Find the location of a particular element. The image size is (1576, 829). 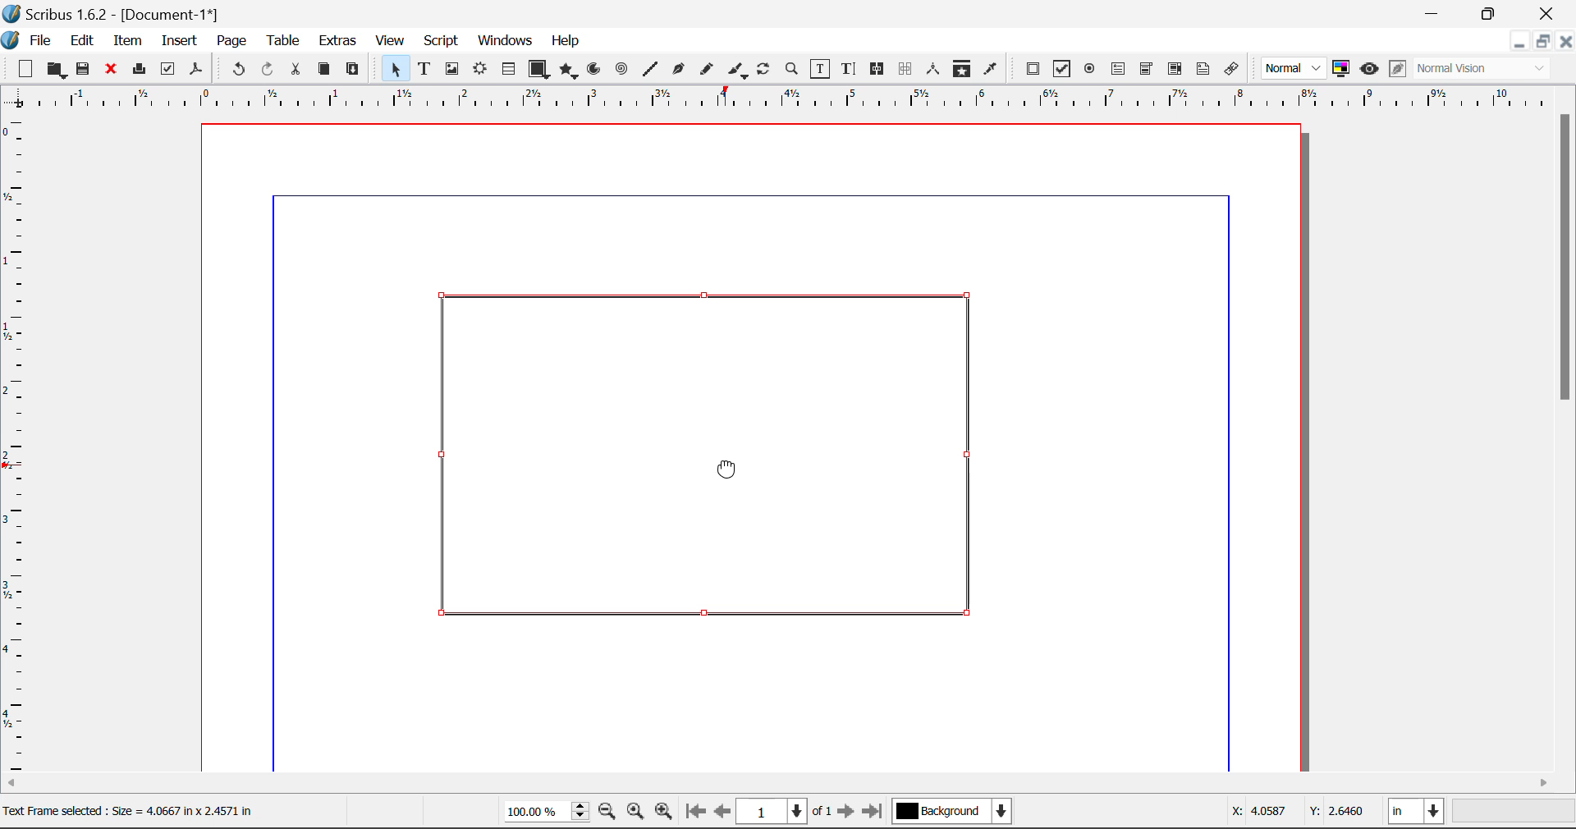

Rotate is located at coordinates (764, 67).